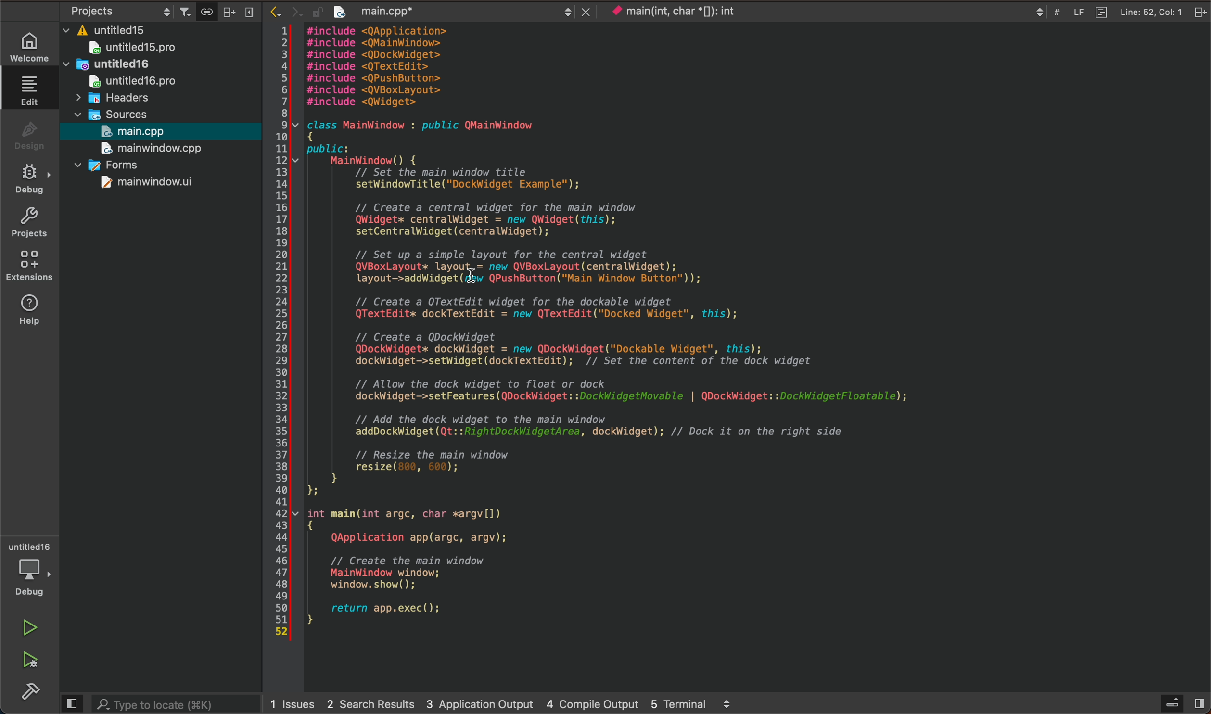  Describe the element at coordinates (450, 13) in the screenshot. I see `file tab` at that location.